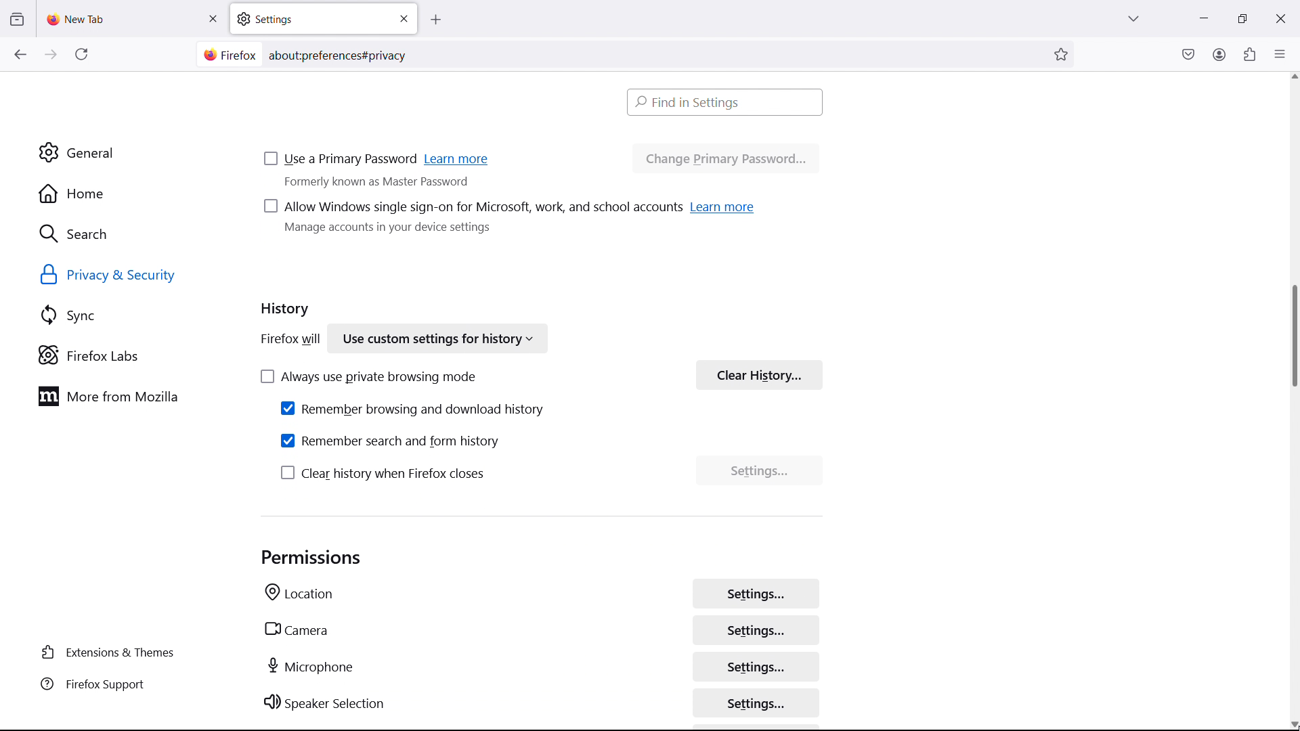 The height and width of the screenshot is (731, 1300). I want to click on home, so click(129, 194).